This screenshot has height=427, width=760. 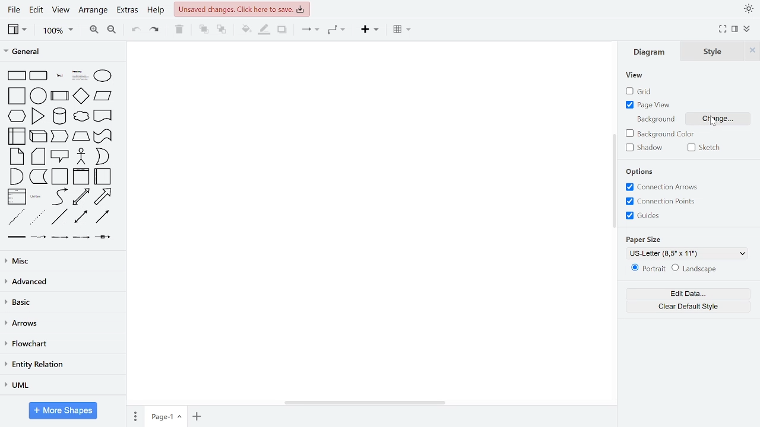 I want to click on general shapes, so click(x=79, y=216).